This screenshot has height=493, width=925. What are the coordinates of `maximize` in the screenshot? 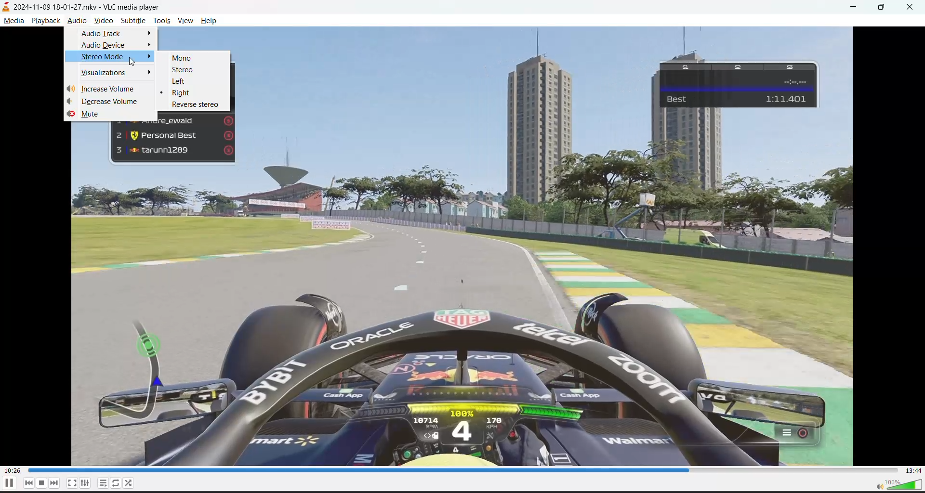 It's located at (883, 8).